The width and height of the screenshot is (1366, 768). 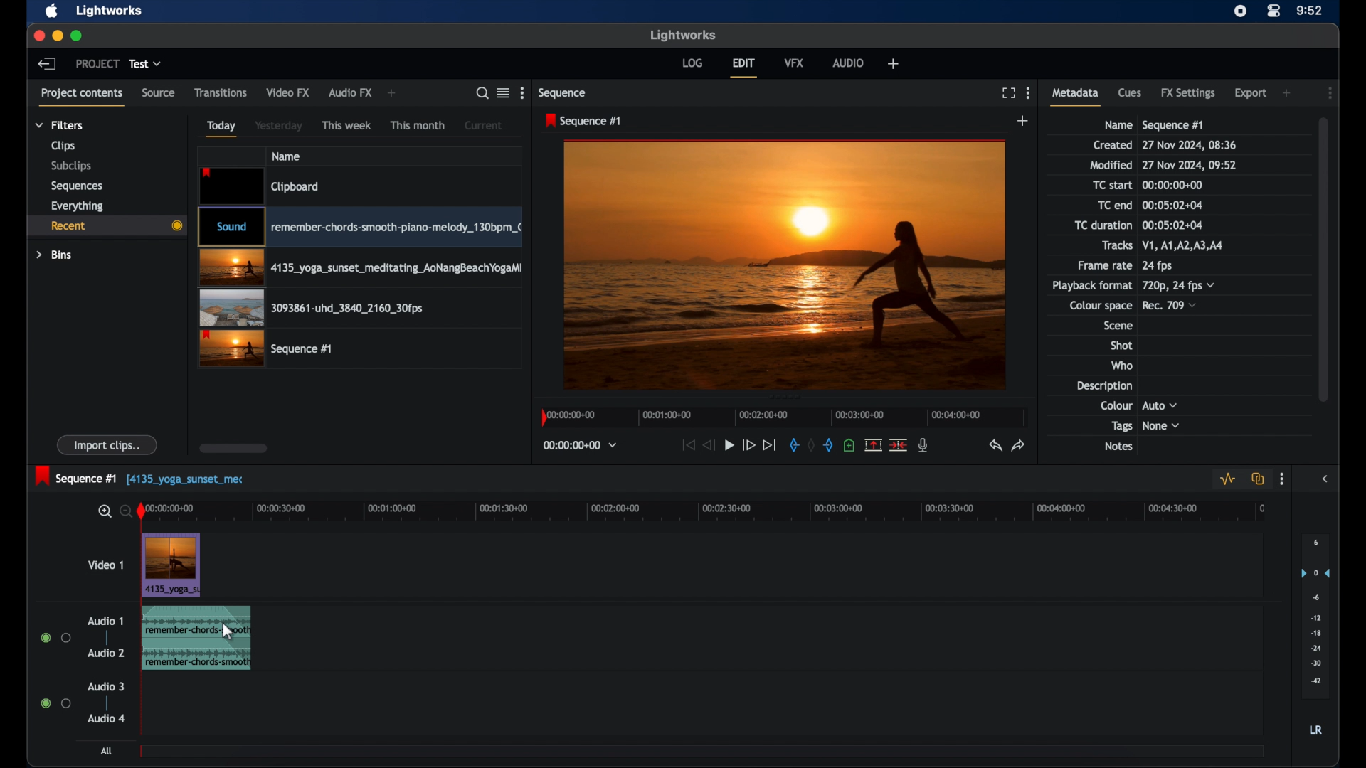 What do you see at coordinates (563, 94) in the screenshot?
I see `sequence` at bounding box center [563, 94].